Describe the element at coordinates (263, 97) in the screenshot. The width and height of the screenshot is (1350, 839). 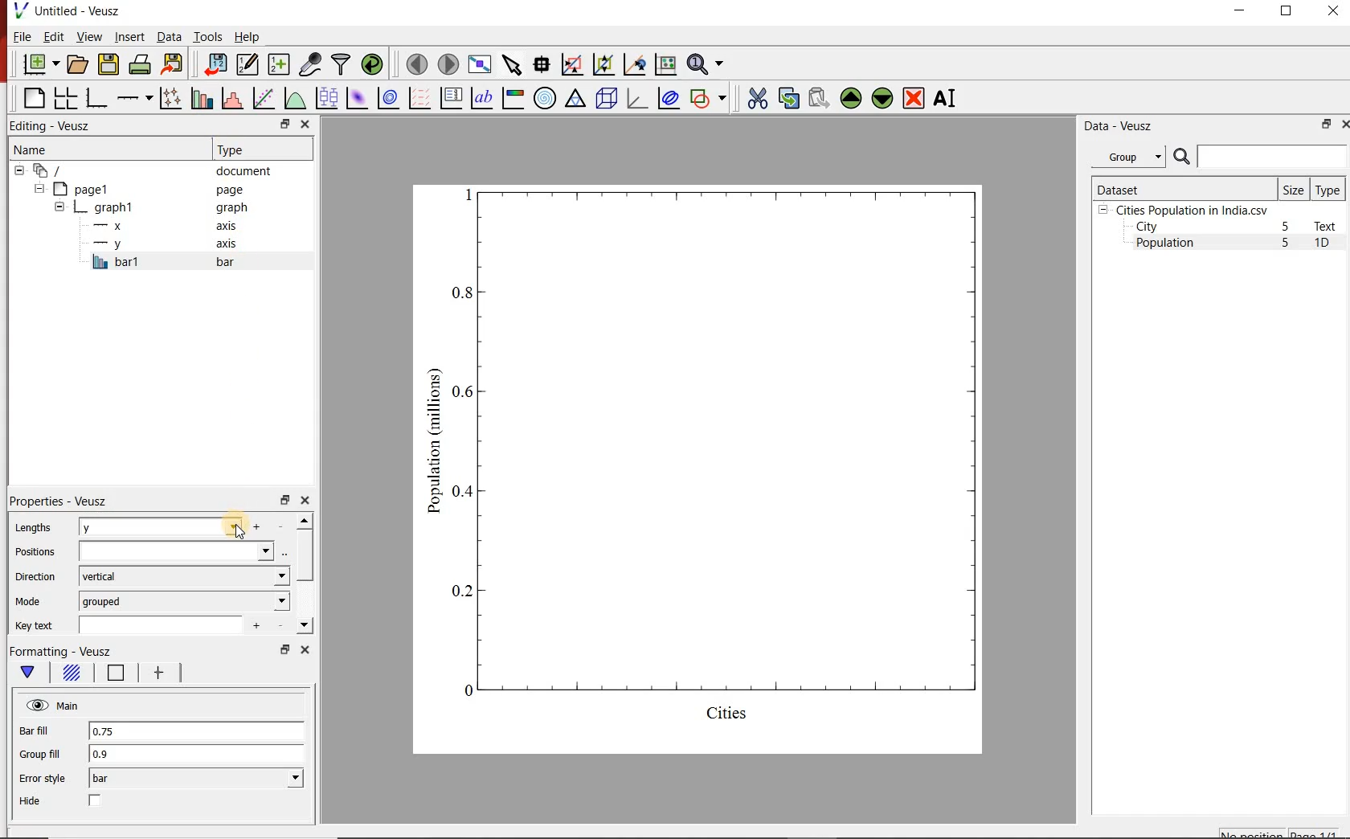
I see `fit a function to data` at that location.